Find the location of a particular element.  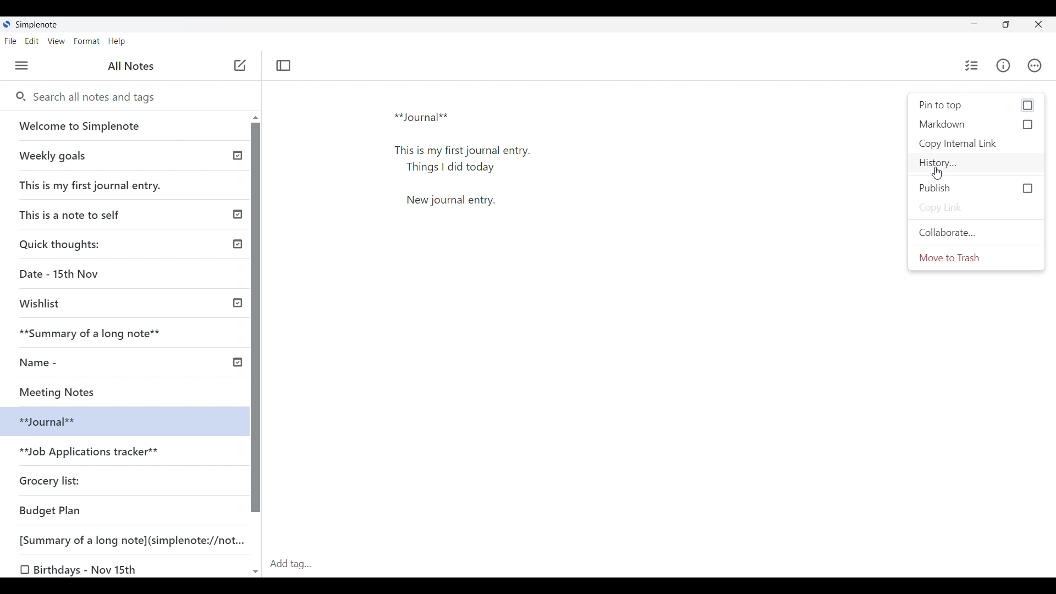

Show interface in a smaller tab is located at coordinates (1006, 24).